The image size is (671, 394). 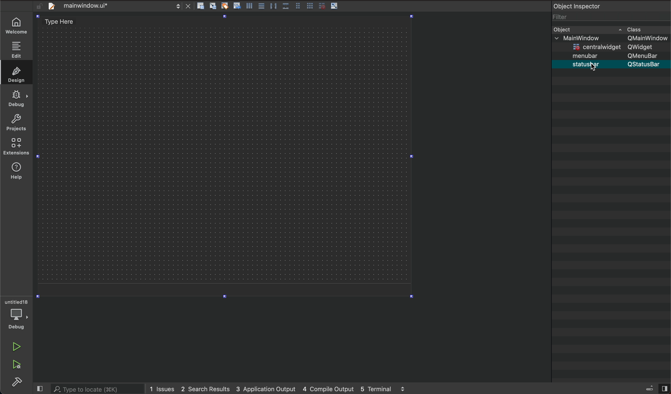 I want to click on close slide bar, so click(x=40, y=388).